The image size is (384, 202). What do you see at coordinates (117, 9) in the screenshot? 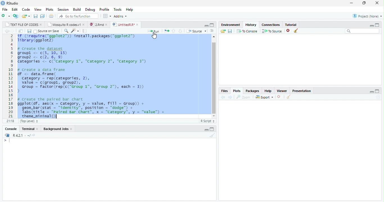
I see `tools` at bounding box center [117, 9].